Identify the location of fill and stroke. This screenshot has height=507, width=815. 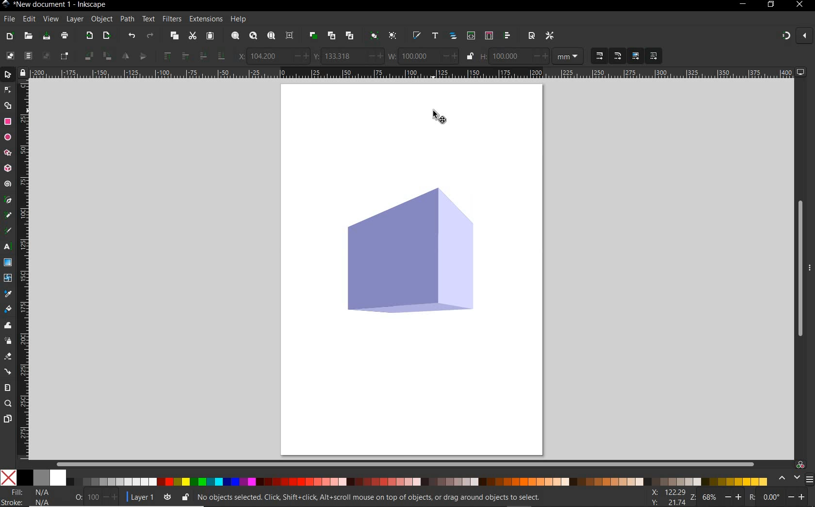
(29, 497).